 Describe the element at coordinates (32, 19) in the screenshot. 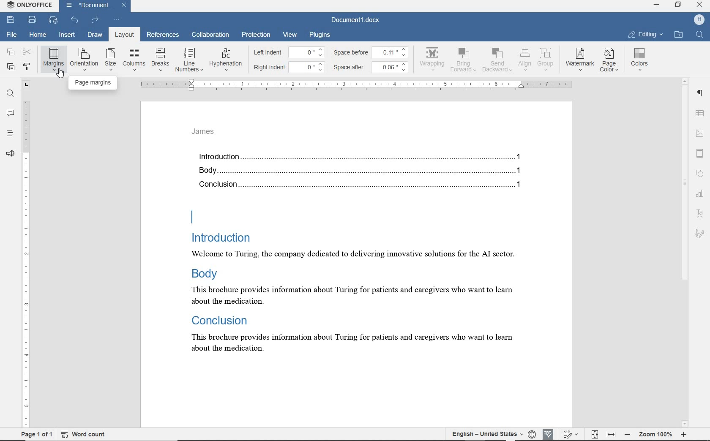

I see `print` at that location.